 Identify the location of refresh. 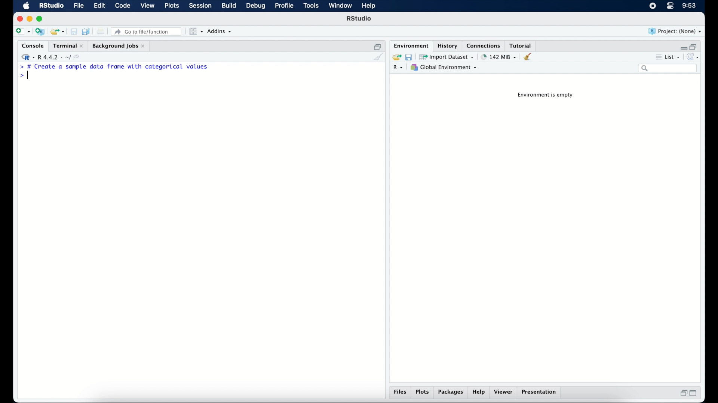
(694, 56).